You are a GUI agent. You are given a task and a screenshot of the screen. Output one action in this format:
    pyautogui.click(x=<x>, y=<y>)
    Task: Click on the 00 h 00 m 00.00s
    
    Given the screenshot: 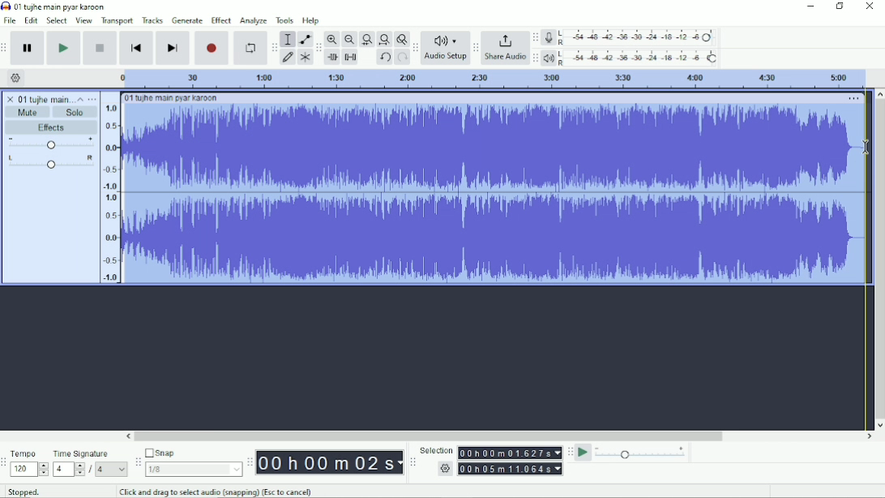 What is the action you would take?
    pyautogui.click(x=511, y=453)
    